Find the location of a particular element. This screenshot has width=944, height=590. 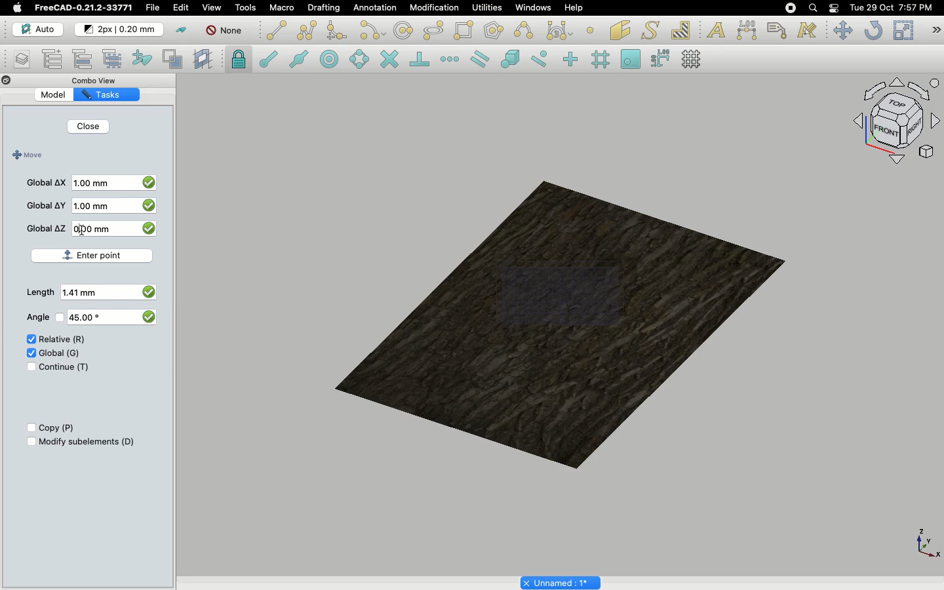

Add to construction group is located at coordinates (143, 57).